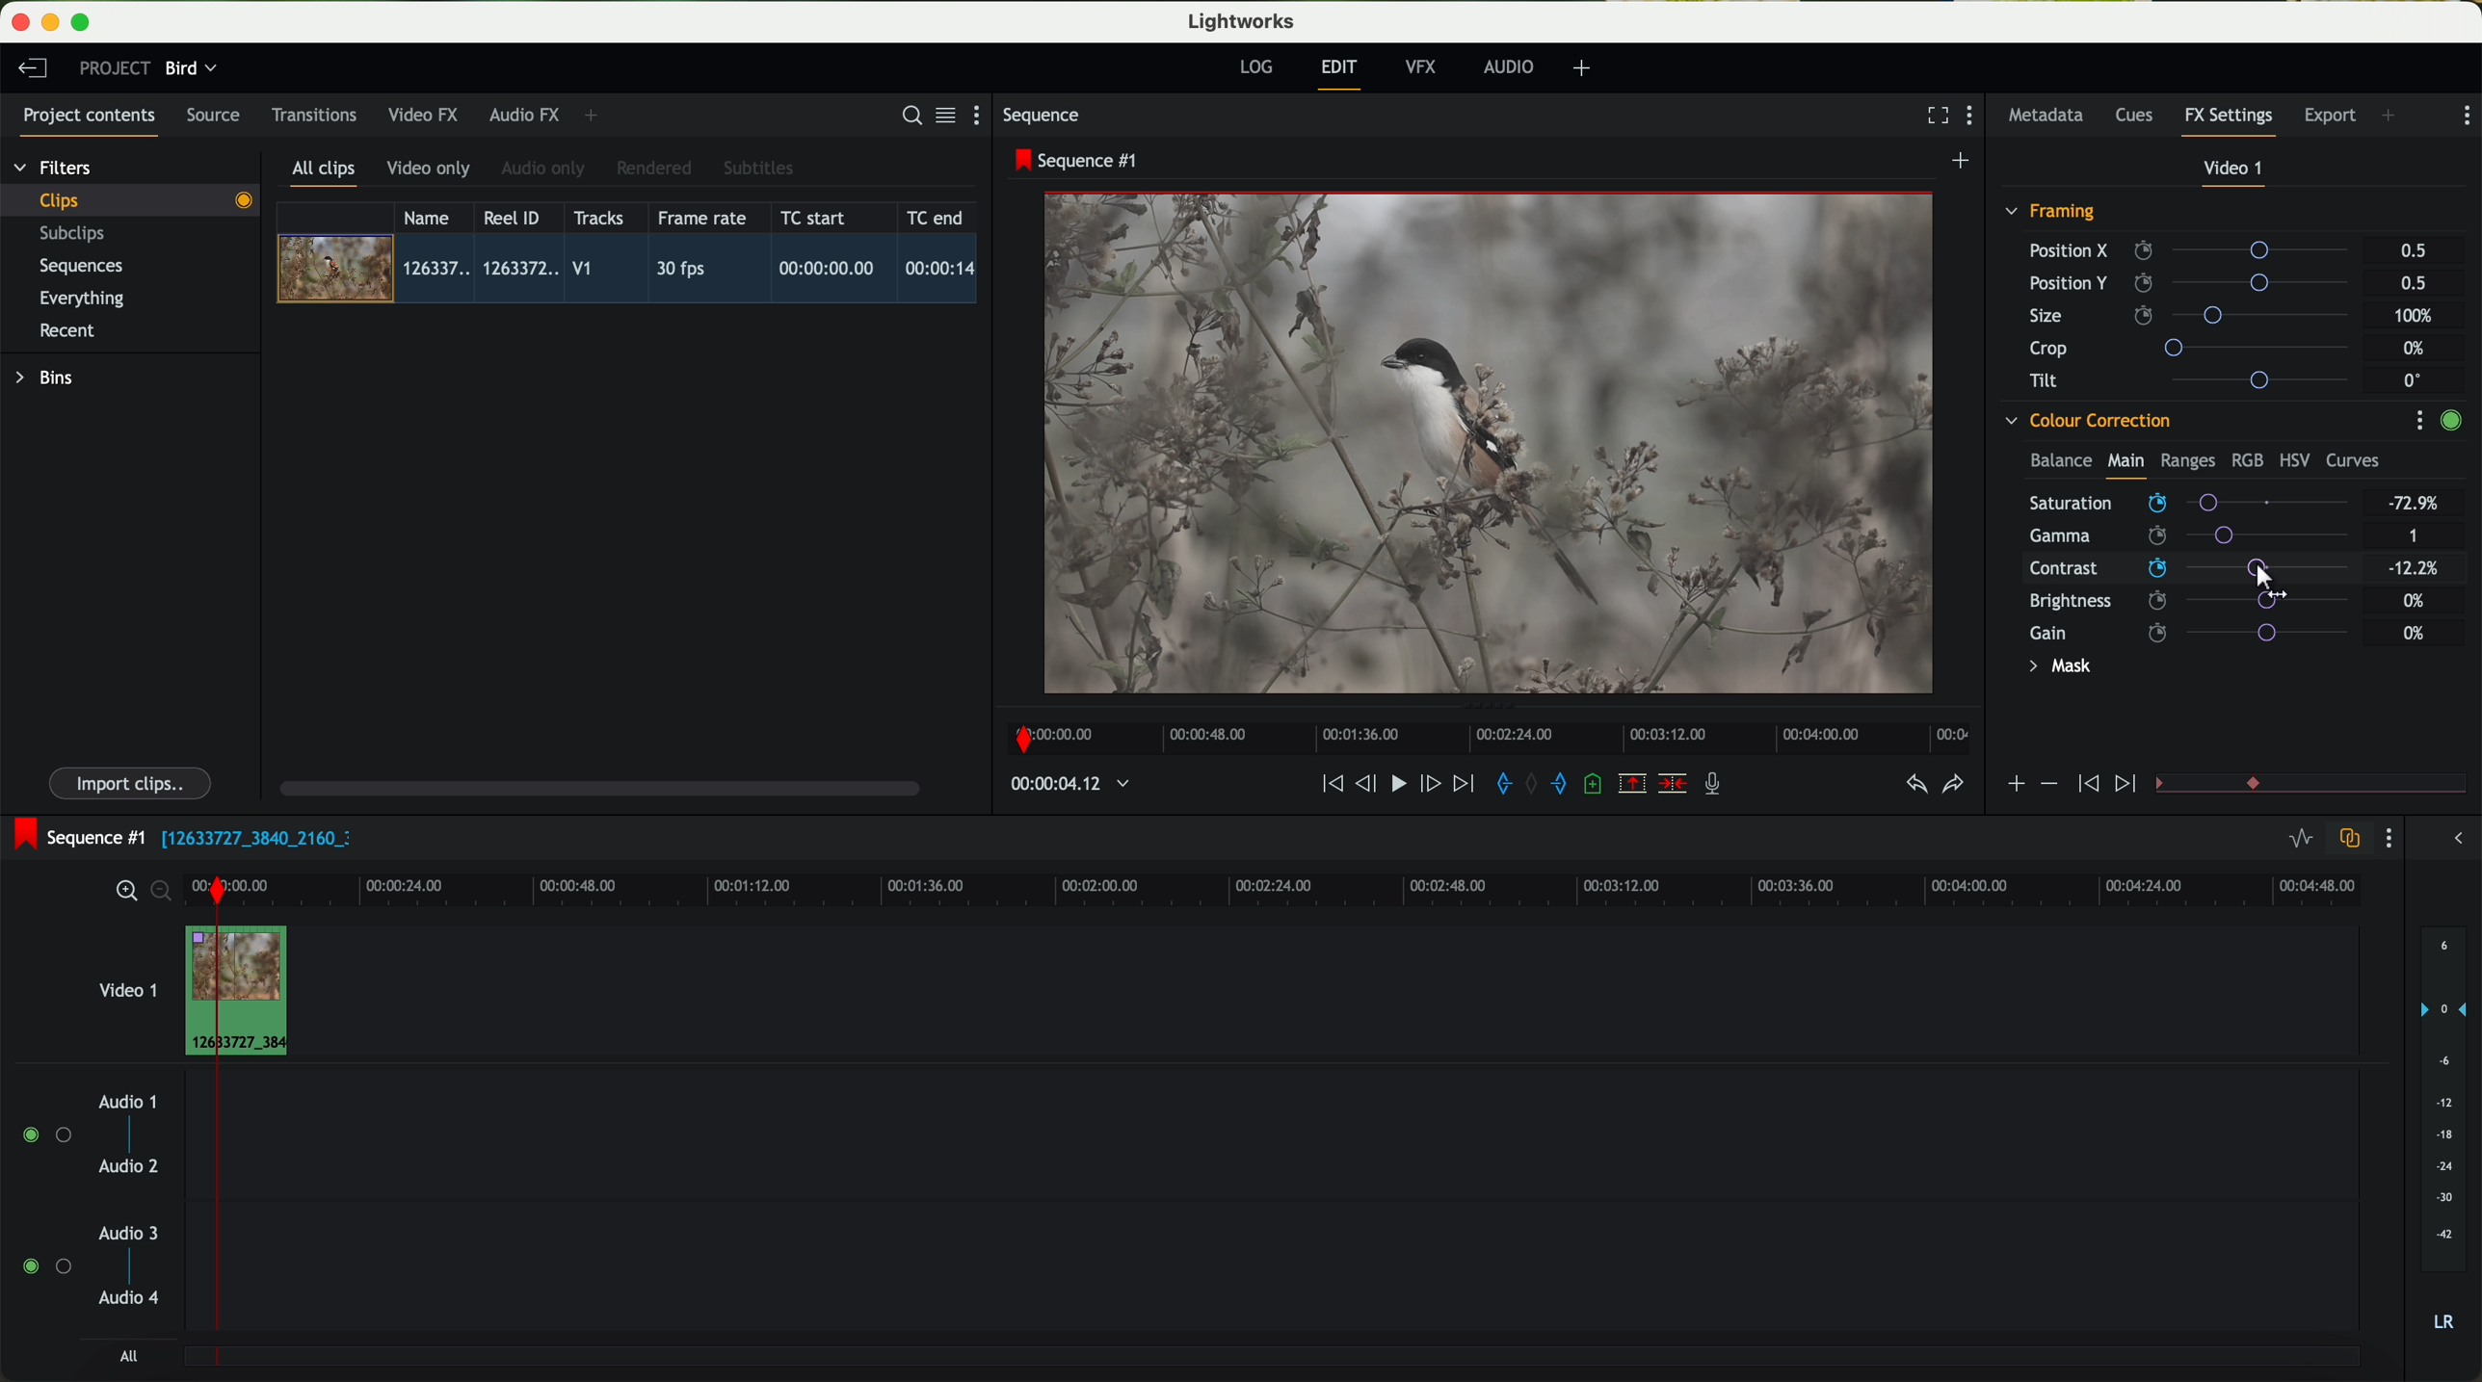 The height and width of the screenshot is (1382, 2482). What do you see at coordinates (2051, 214) in the screenshot?
I see `framing` at bounding box center [2051, 214].